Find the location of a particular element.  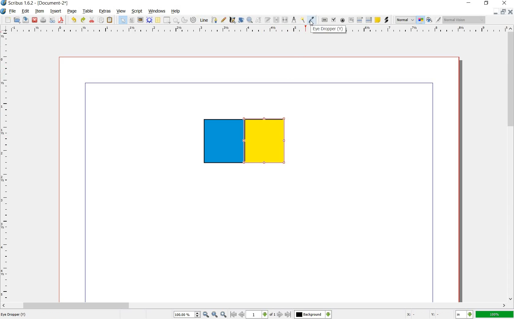

restore is located at coordinates (486, 3).